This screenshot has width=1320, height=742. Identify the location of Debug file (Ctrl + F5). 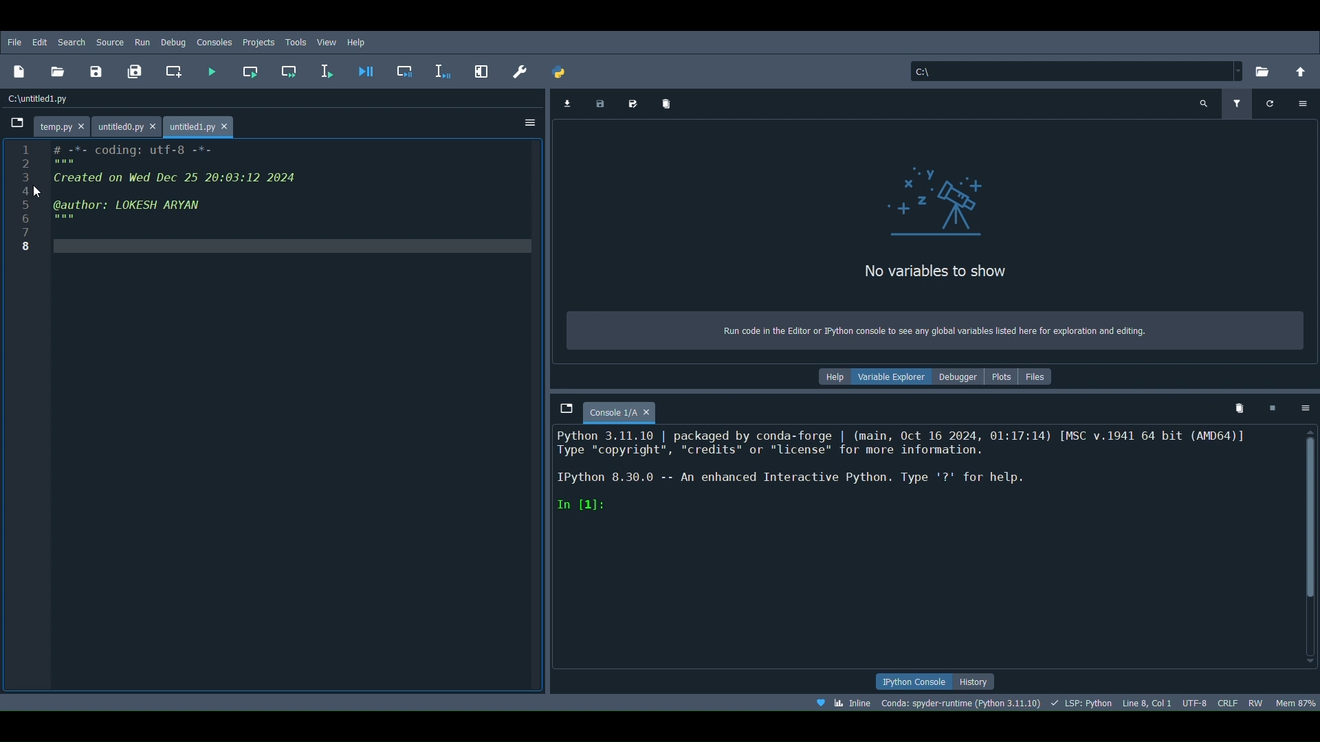
(366, 69).